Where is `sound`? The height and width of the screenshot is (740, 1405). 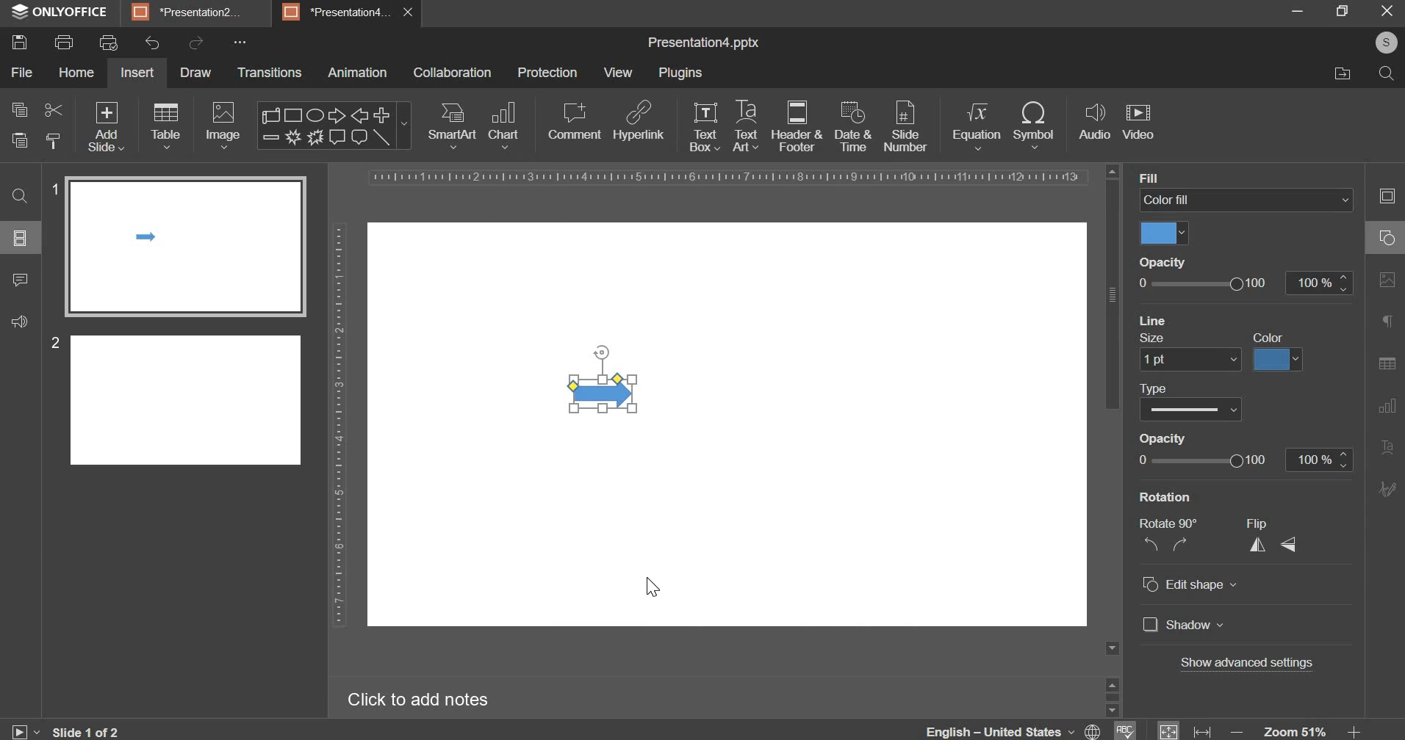
sound is located at coordinates (19, 324).